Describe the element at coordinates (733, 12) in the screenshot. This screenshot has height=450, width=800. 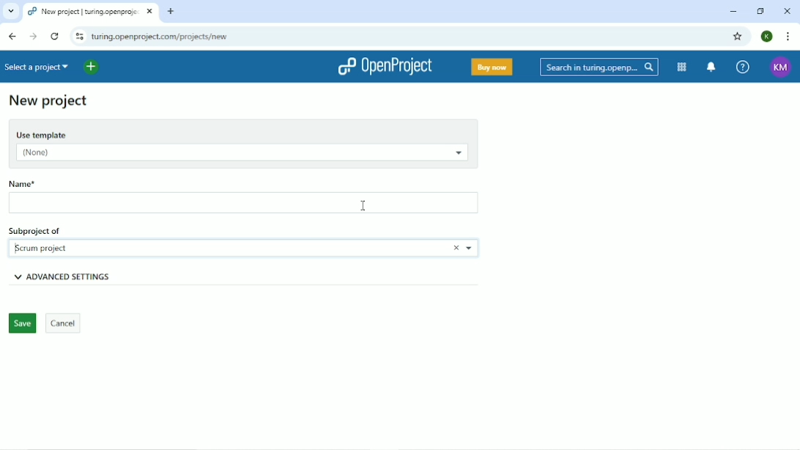
I see `Minimize` at that location.